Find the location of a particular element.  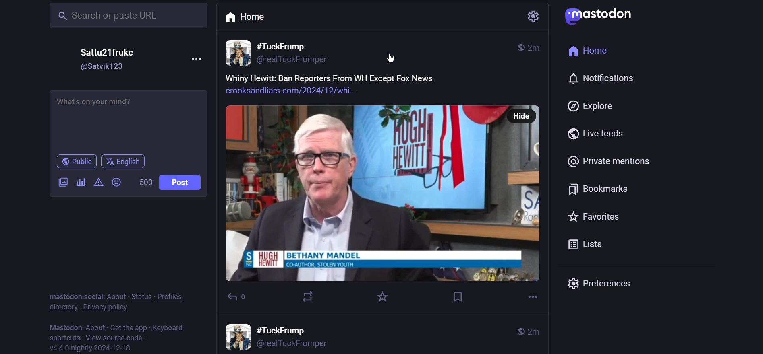

explore is located at coordinates (592, 108).